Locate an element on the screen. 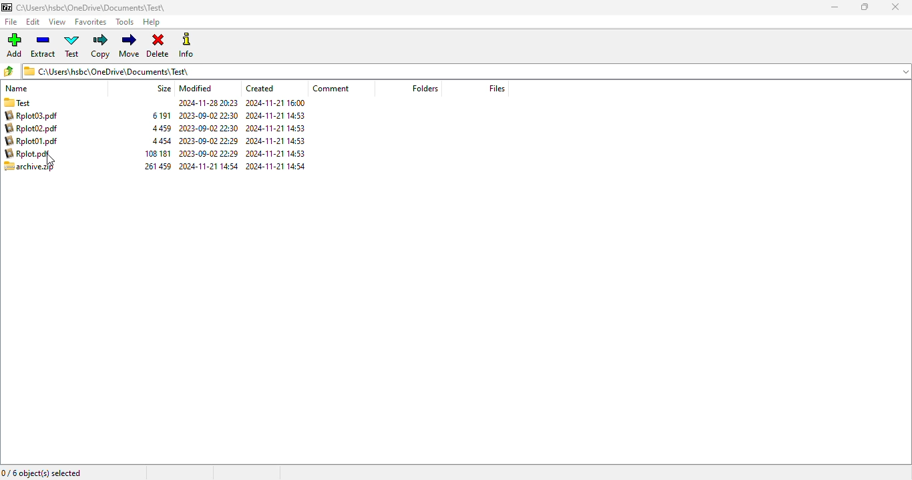  minimize is located at coordinates (836, 7).